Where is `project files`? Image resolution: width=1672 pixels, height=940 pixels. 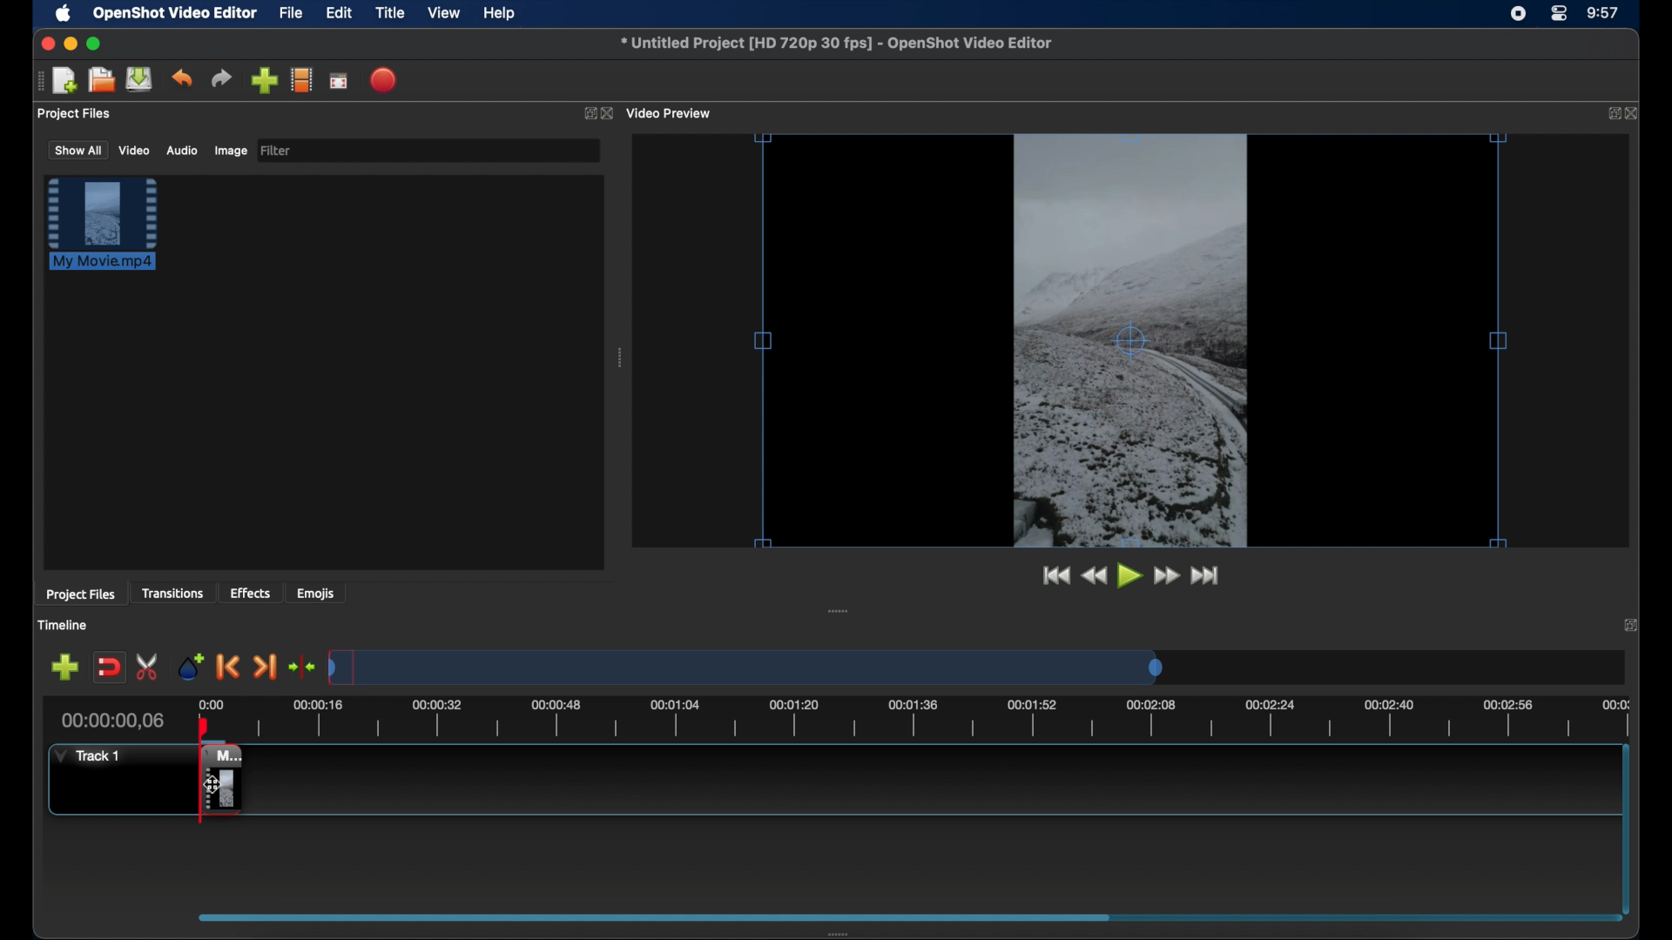
project files is located at coordinates (76, 114).